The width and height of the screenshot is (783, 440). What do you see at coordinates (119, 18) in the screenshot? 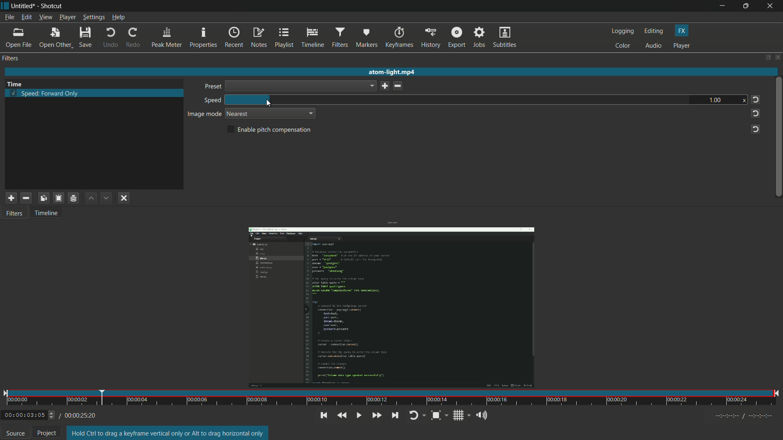
I see `help menu` at bounding box center [119, 18].